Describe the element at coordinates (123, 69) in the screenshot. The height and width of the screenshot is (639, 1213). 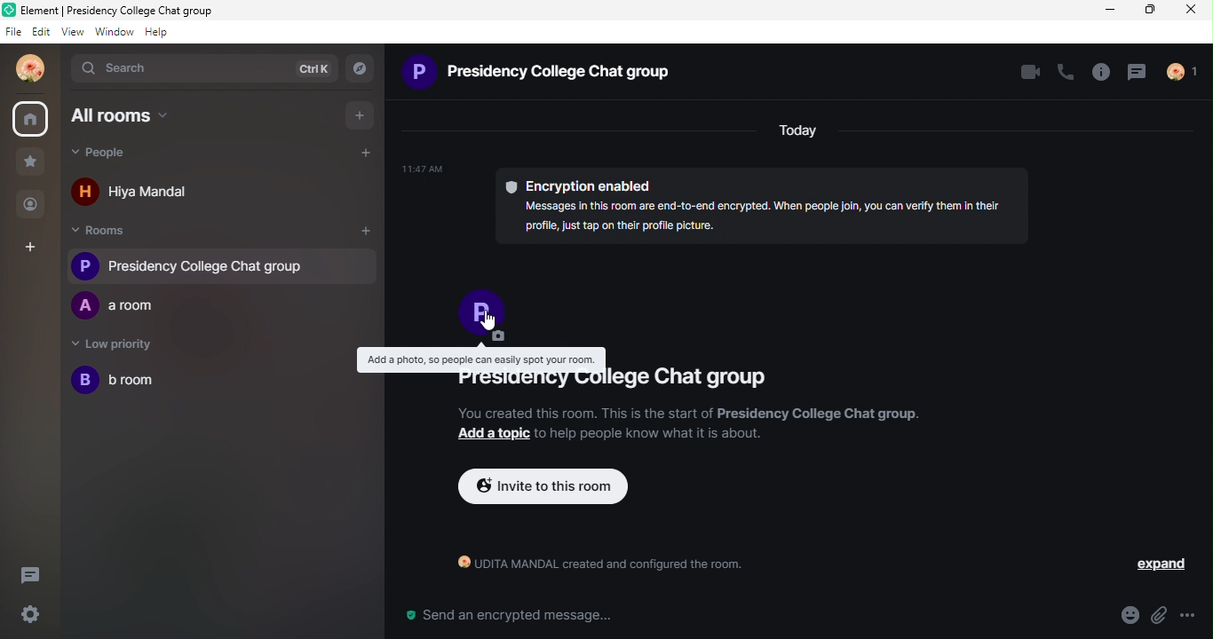
I see `search` at that location.